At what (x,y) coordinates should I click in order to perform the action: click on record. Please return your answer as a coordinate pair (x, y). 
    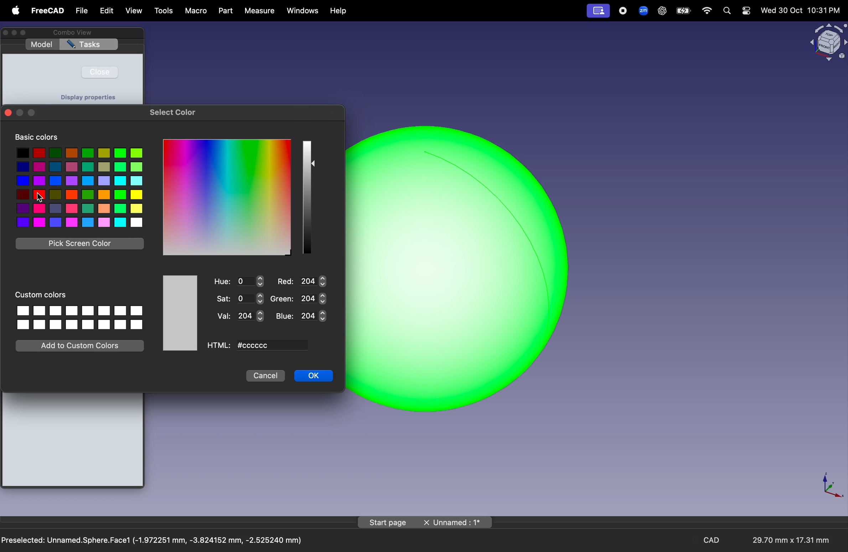
    Looking at the image, I should click on (624, 10).